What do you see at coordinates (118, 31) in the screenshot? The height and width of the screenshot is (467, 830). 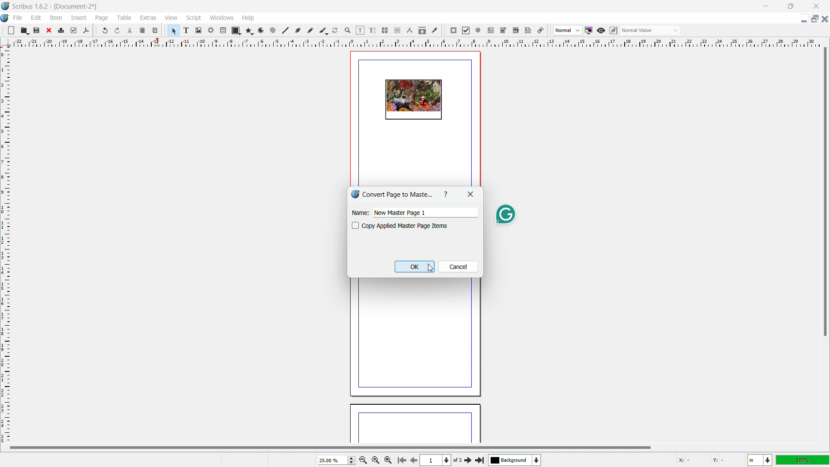 I see `redo` at bounding box center [118, 31].